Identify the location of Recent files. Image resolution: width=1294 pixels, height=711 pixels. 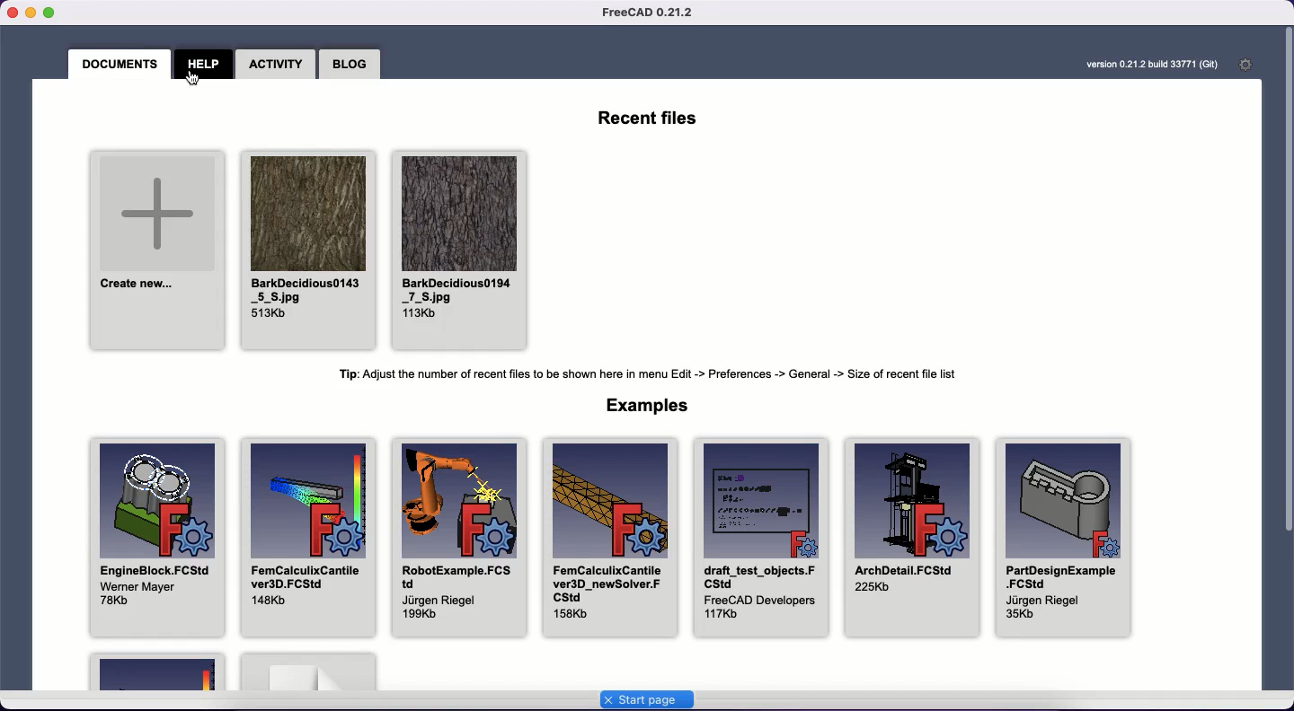
(645, 117).